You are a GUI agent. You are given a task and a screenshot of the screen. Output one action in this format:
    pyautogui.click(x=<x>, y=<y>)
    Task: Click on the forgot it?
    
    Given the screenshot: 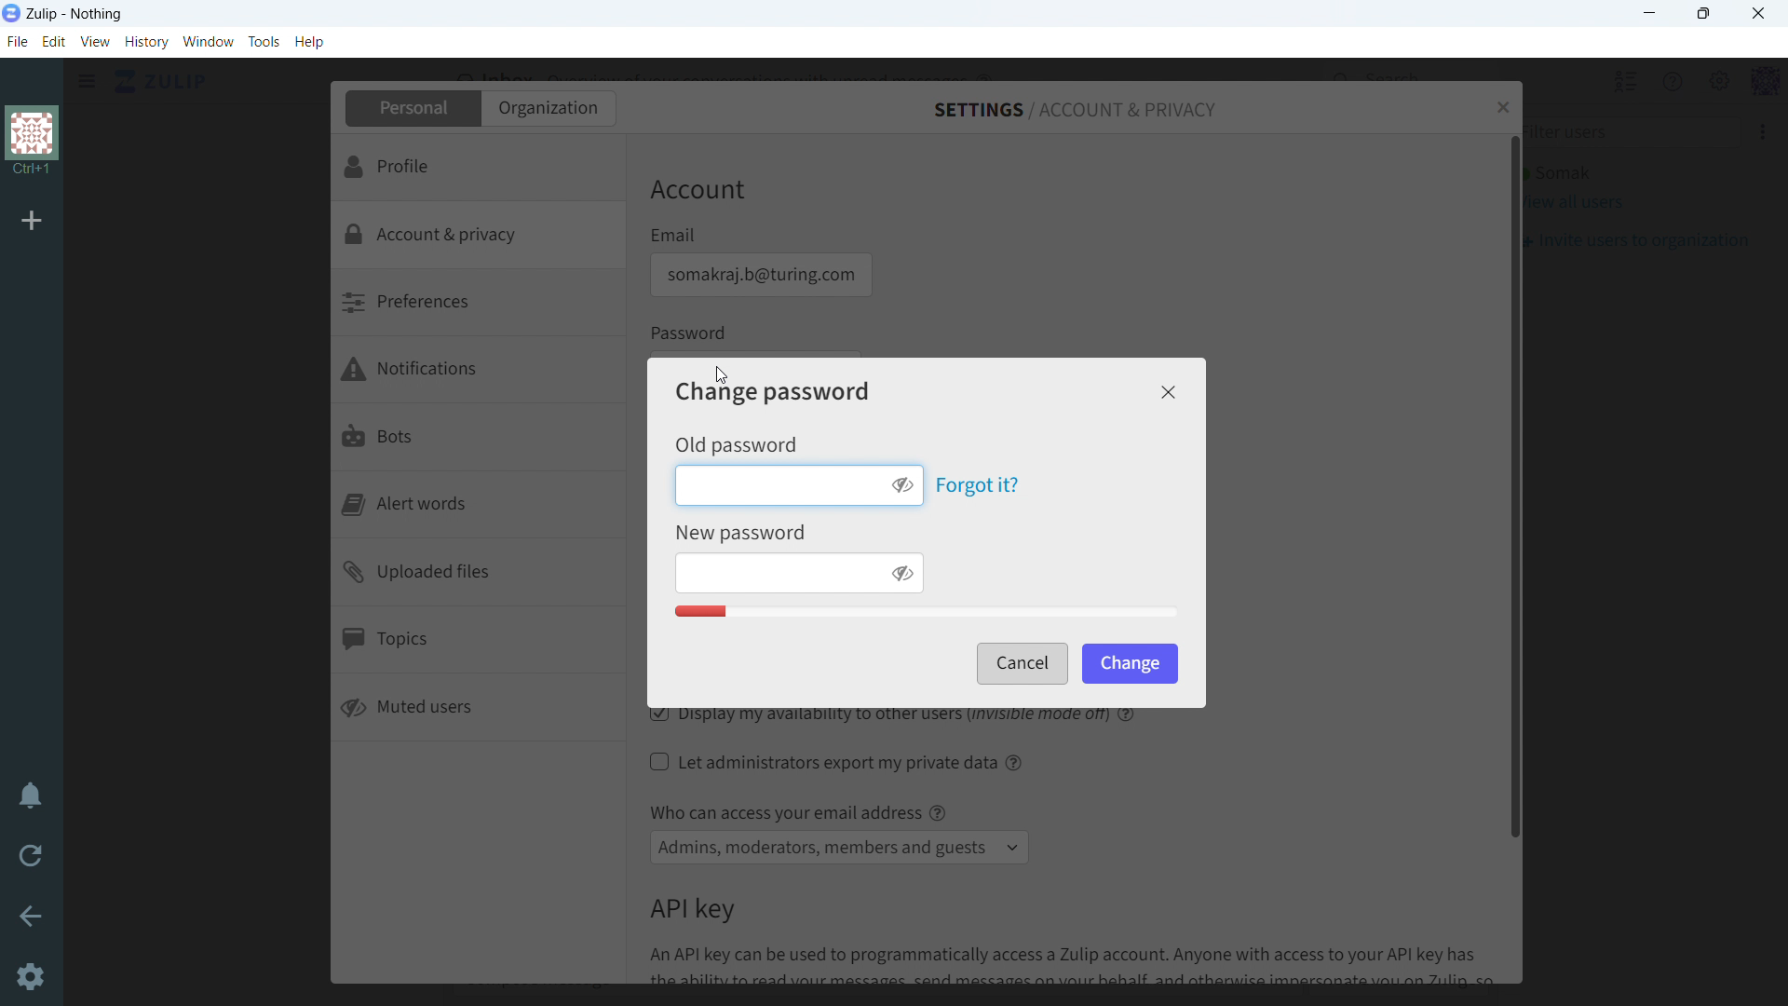 What is the action you would take?
    pyautogui.click(x=978, y=485)
    